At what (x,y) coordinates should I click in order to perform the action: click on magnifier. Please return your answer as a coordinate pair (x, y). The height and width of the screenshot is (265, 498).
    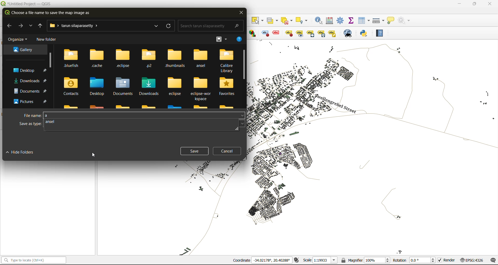
    Looking at the image, I should click on (365, 260).